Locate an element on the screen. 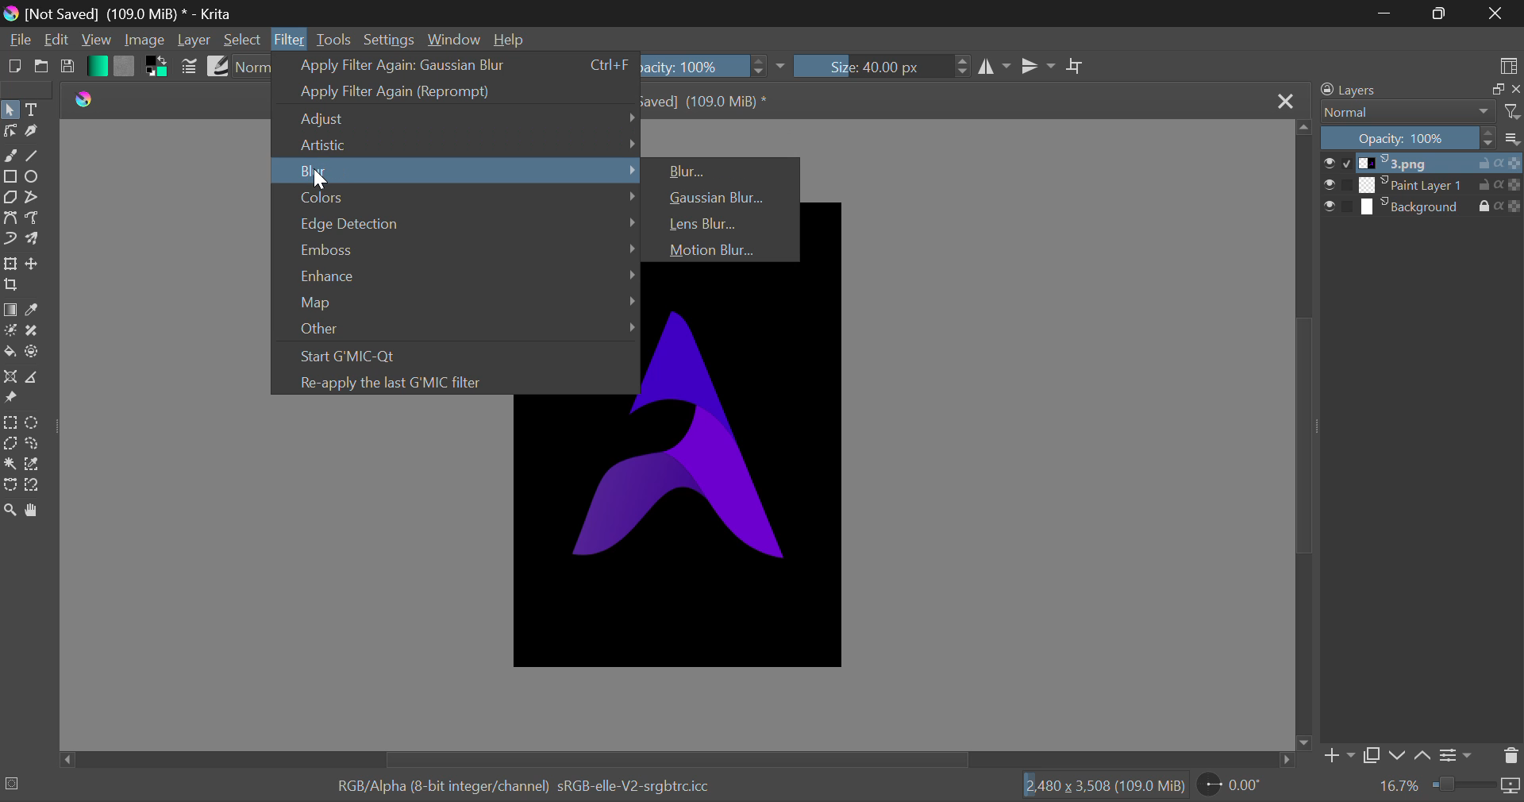 The height and width of the screenshot is (802, 1524). Layers is located at coordinates (1416, 90).